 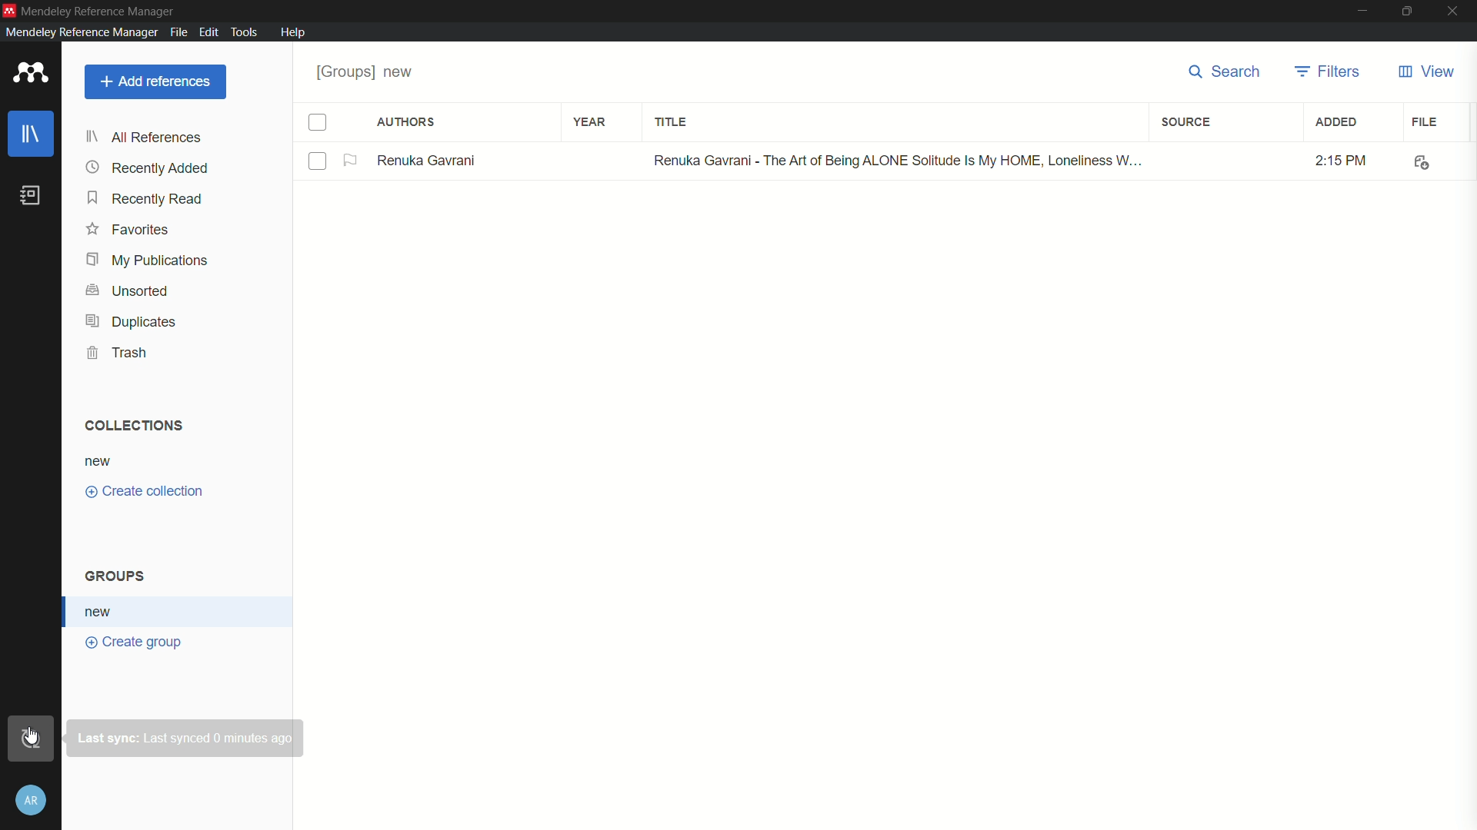 What do you see at coordinates (29, 74) in the screenshot?
I see `app icon` at bounding box center [29, 74].